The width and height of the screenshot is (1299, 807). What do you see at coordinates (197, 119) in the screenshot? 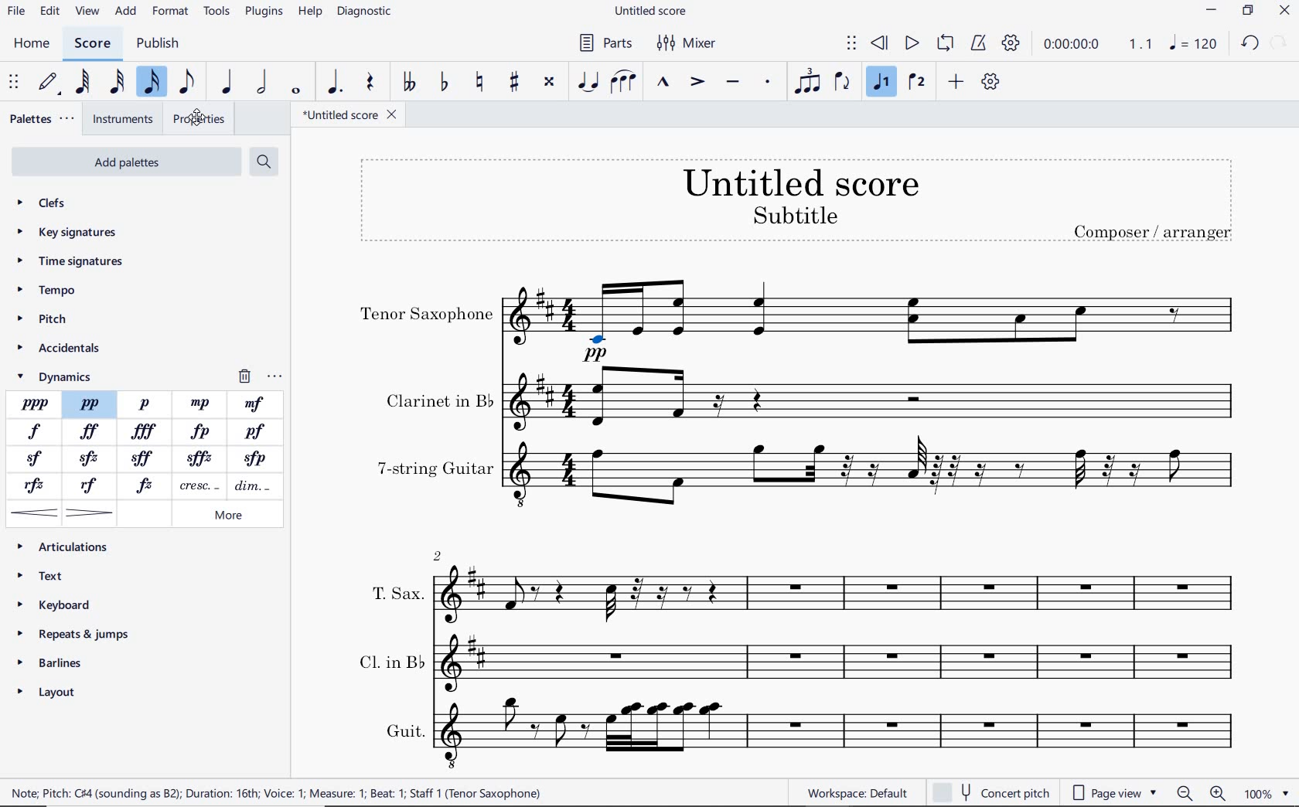
I see `properties` at bounding box center [197, 119].